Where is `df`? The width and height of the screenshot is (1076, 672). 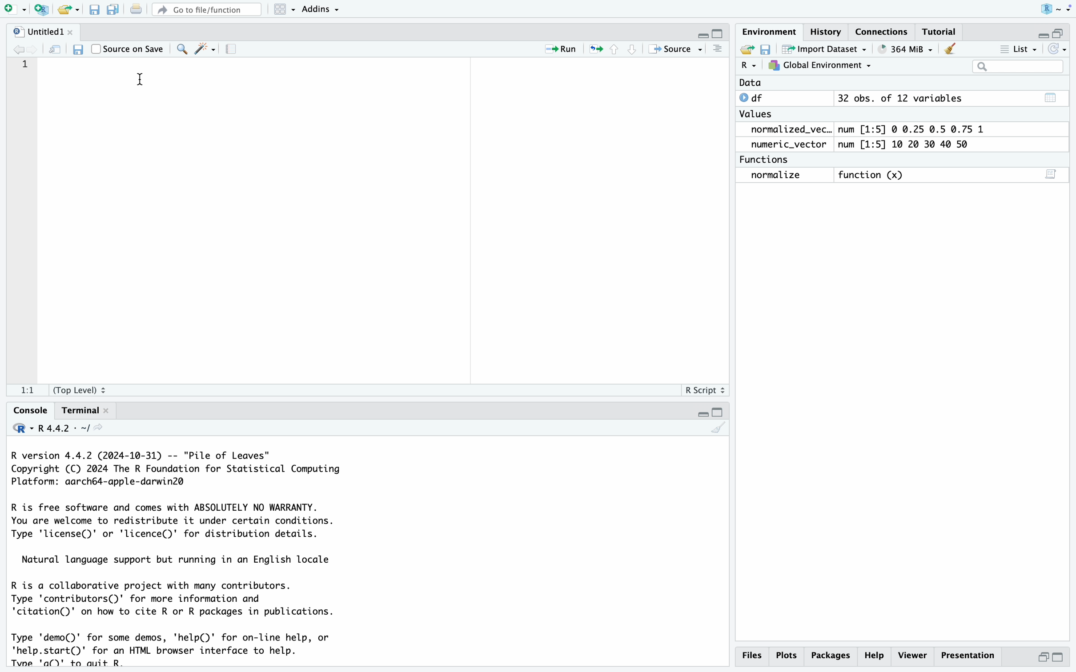 df is located at coordinates (755, 97).